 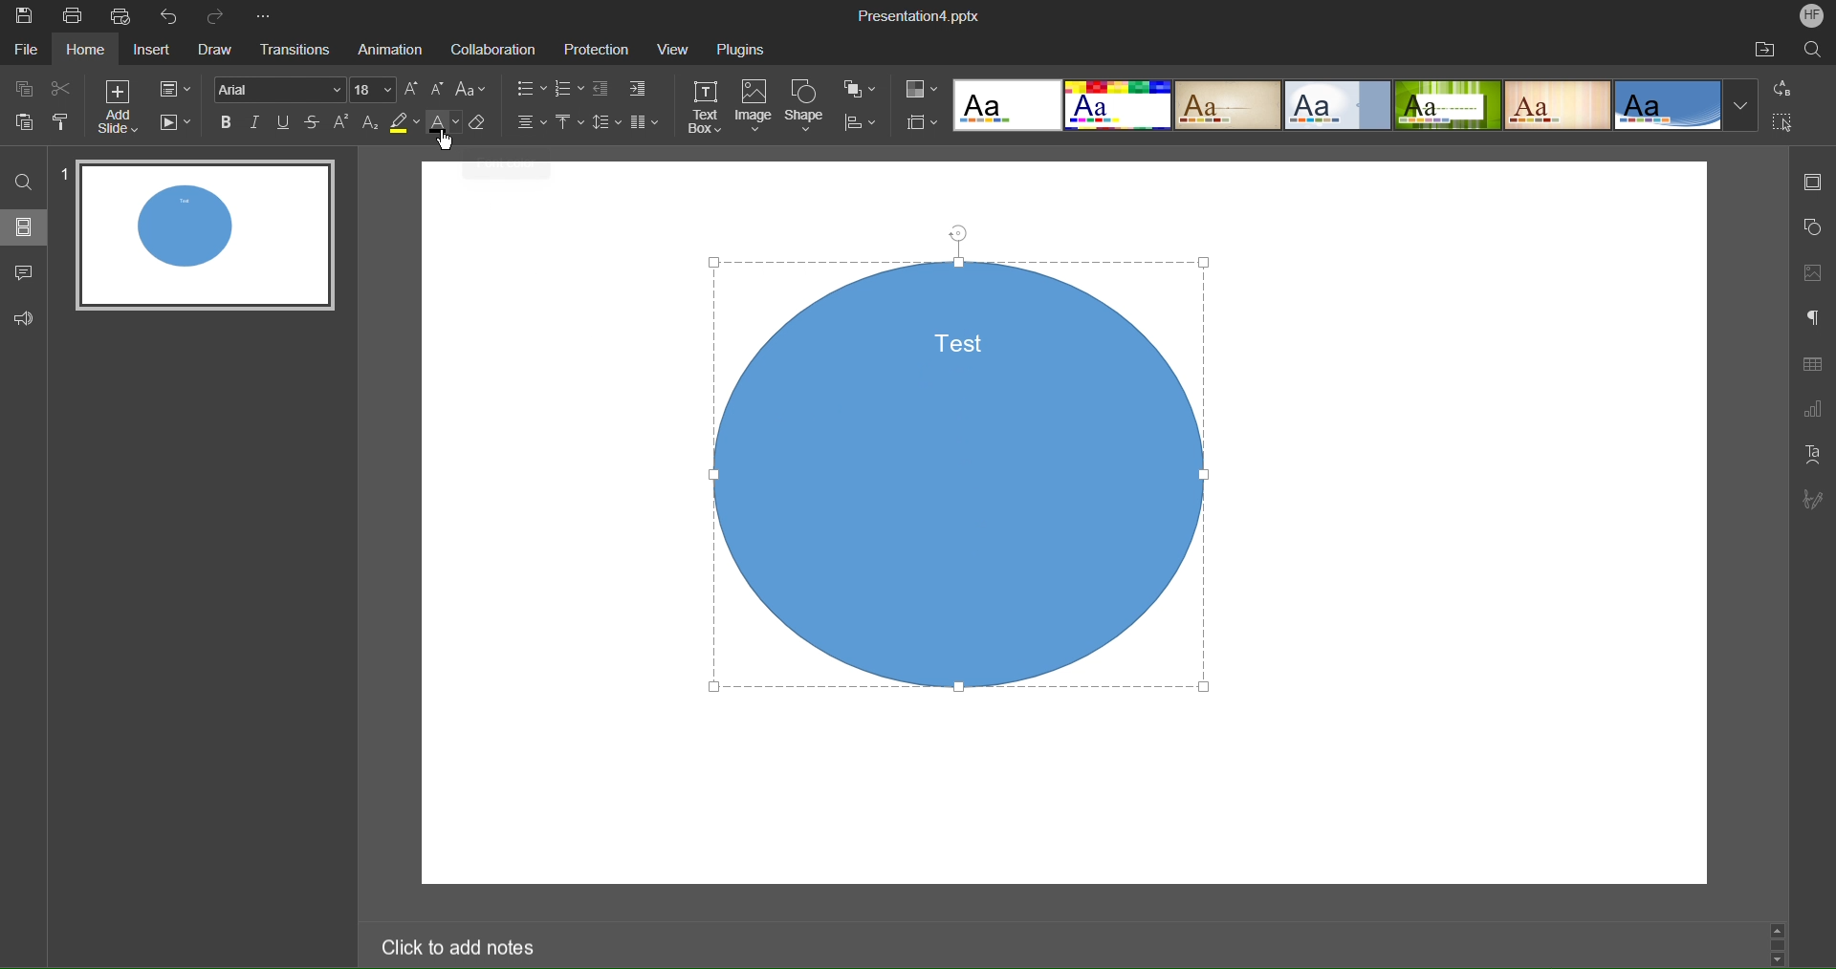 I want to click on Undo, so click(x=174, y=17).